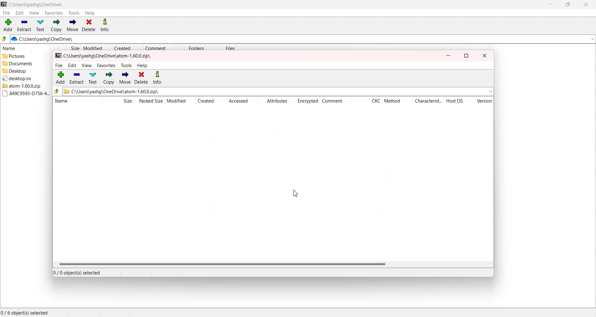  Describe the element at coordinates (428, 101) in the screenshot. I see `Characteristics` at that location.